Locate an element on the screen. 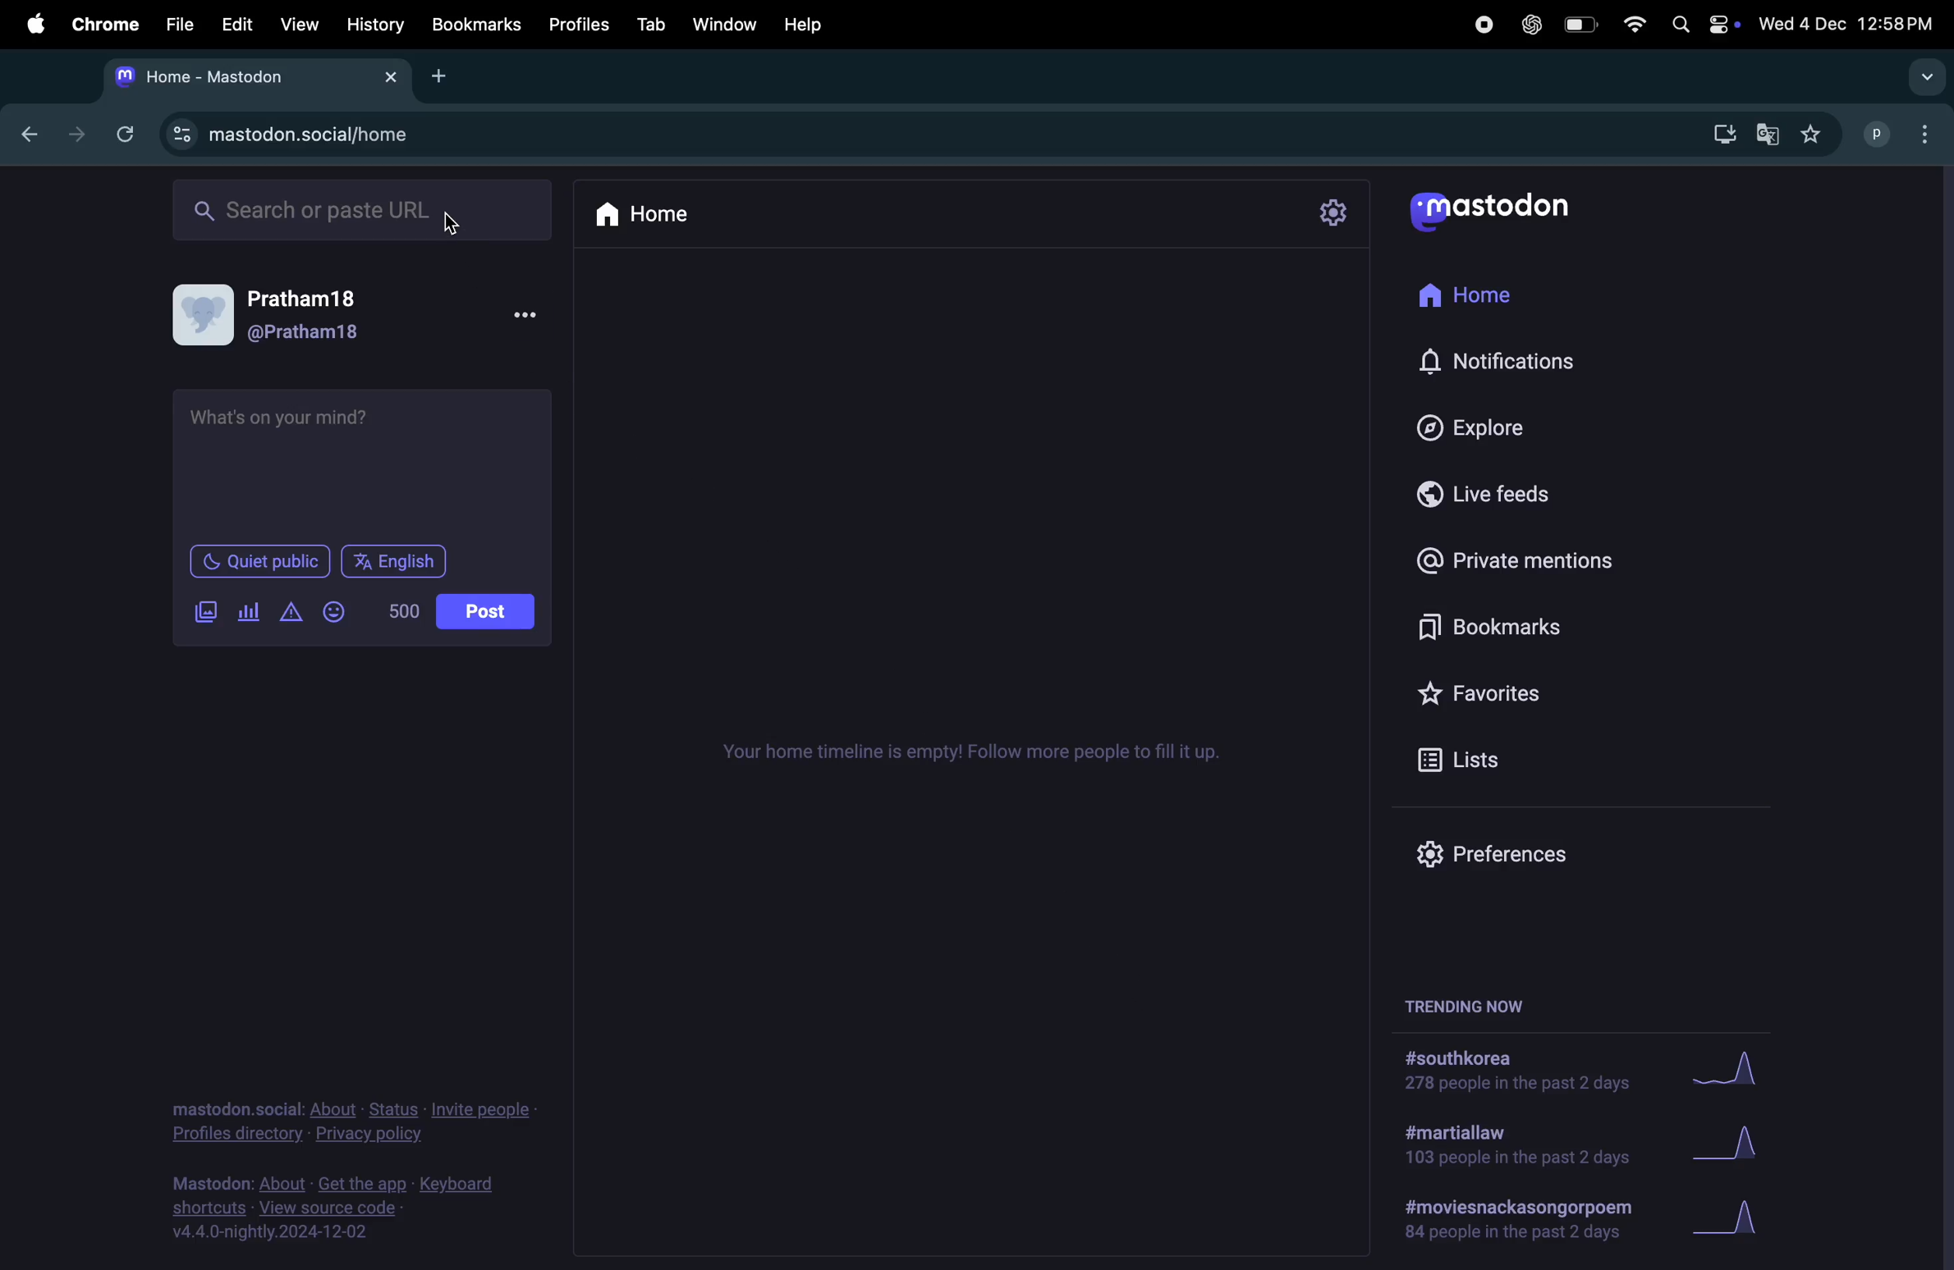 The image size is (1954, 1270). search url is located at coordinates (363, 209).